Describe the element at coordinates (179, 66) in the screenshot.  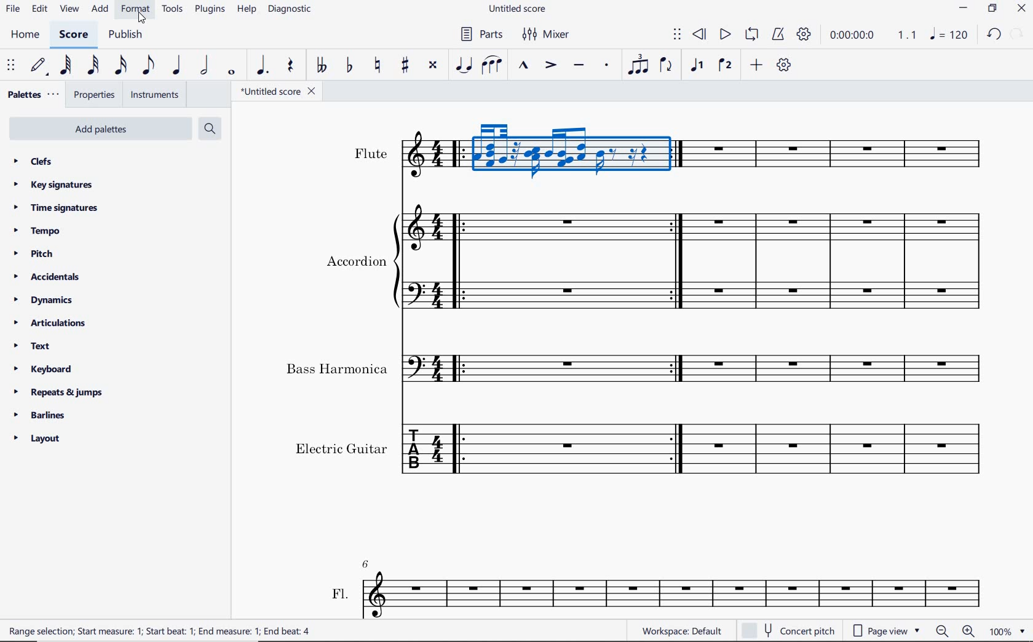
I see `quarter note` at that location.